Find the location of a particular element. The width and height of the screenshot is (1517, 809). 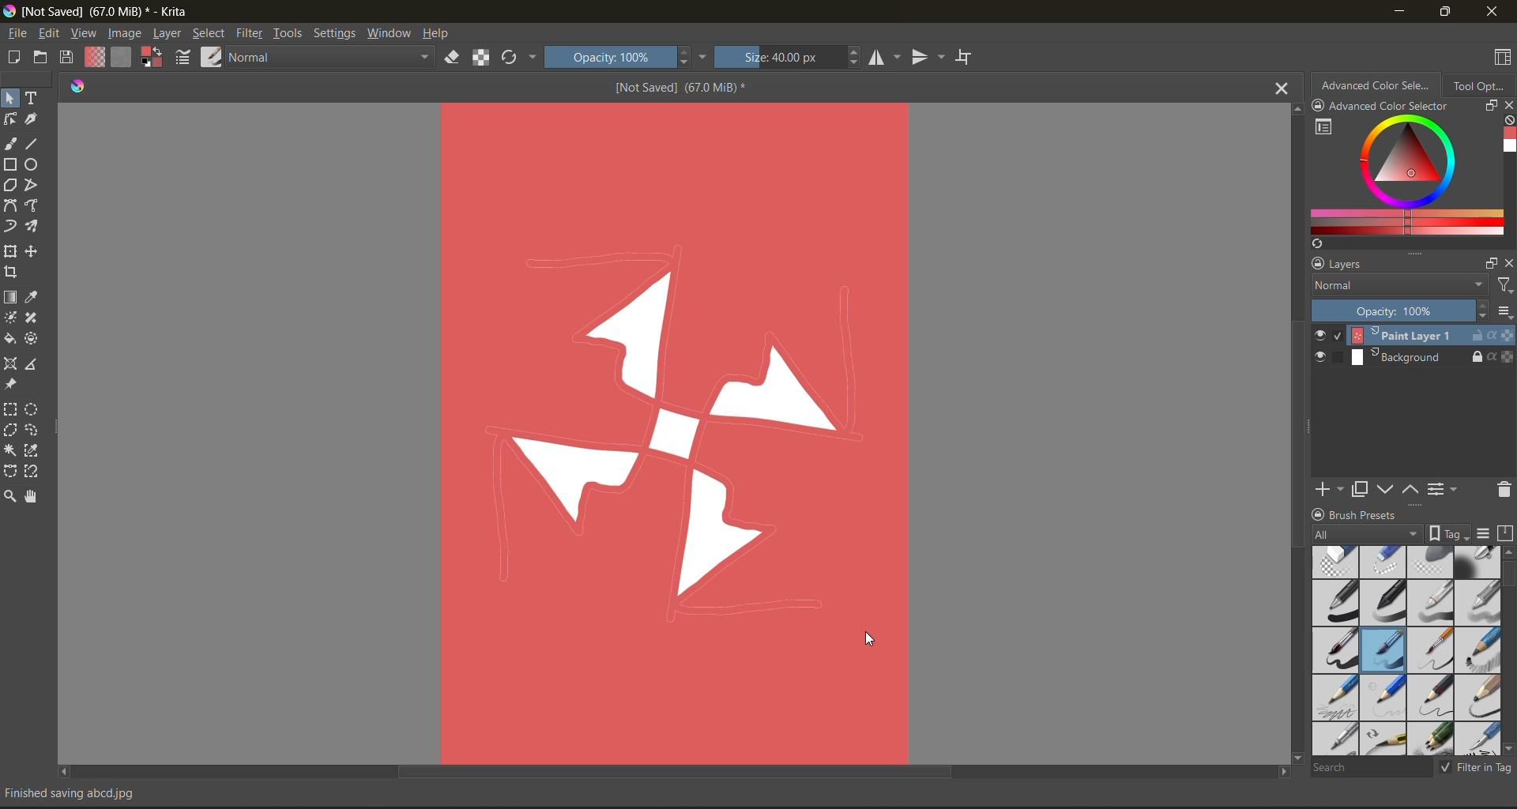

tools is located at coordinates (33, 472).